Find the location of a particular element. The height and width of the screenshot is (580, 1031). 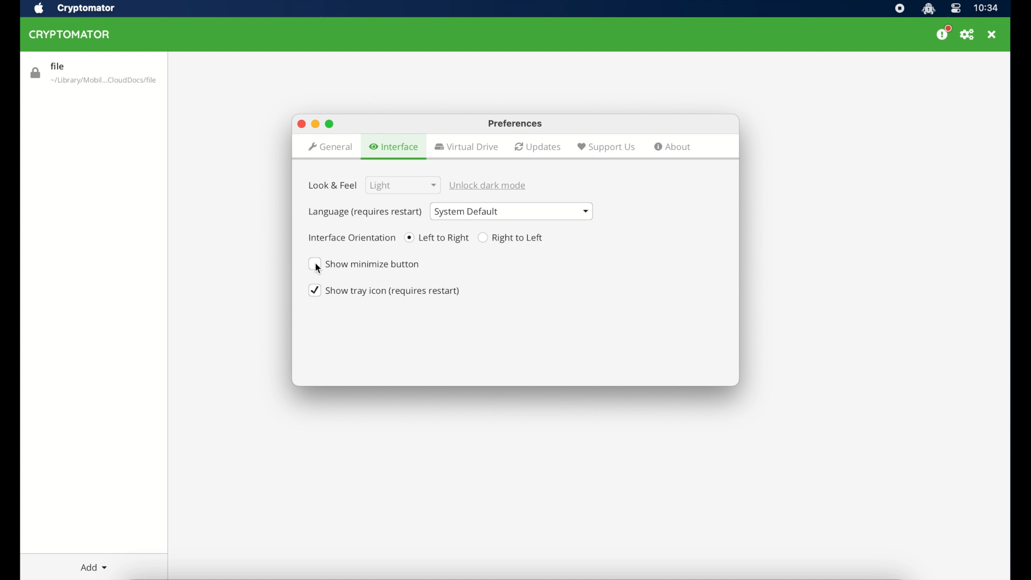

time is located at coordinates (985, 8).